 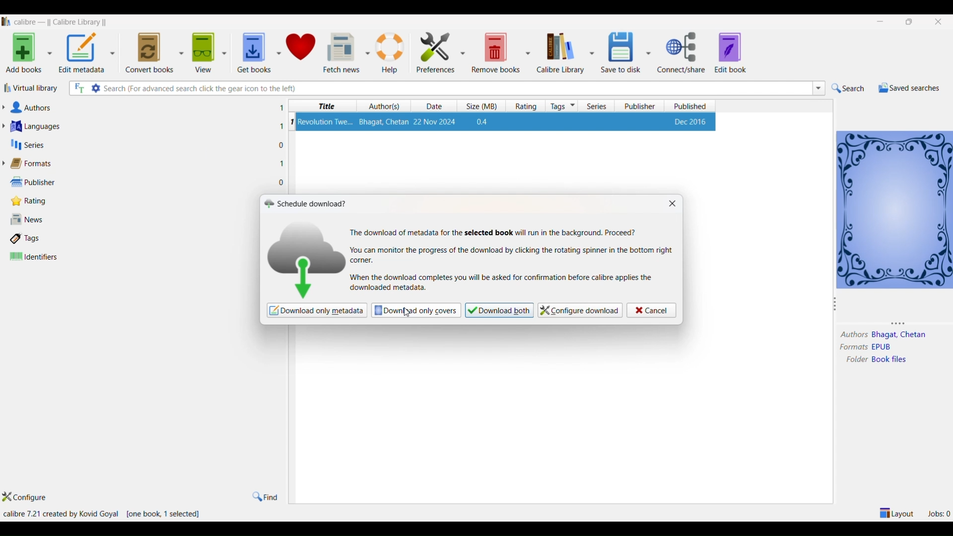 I want to click on resize, so click(x=903, y=323).